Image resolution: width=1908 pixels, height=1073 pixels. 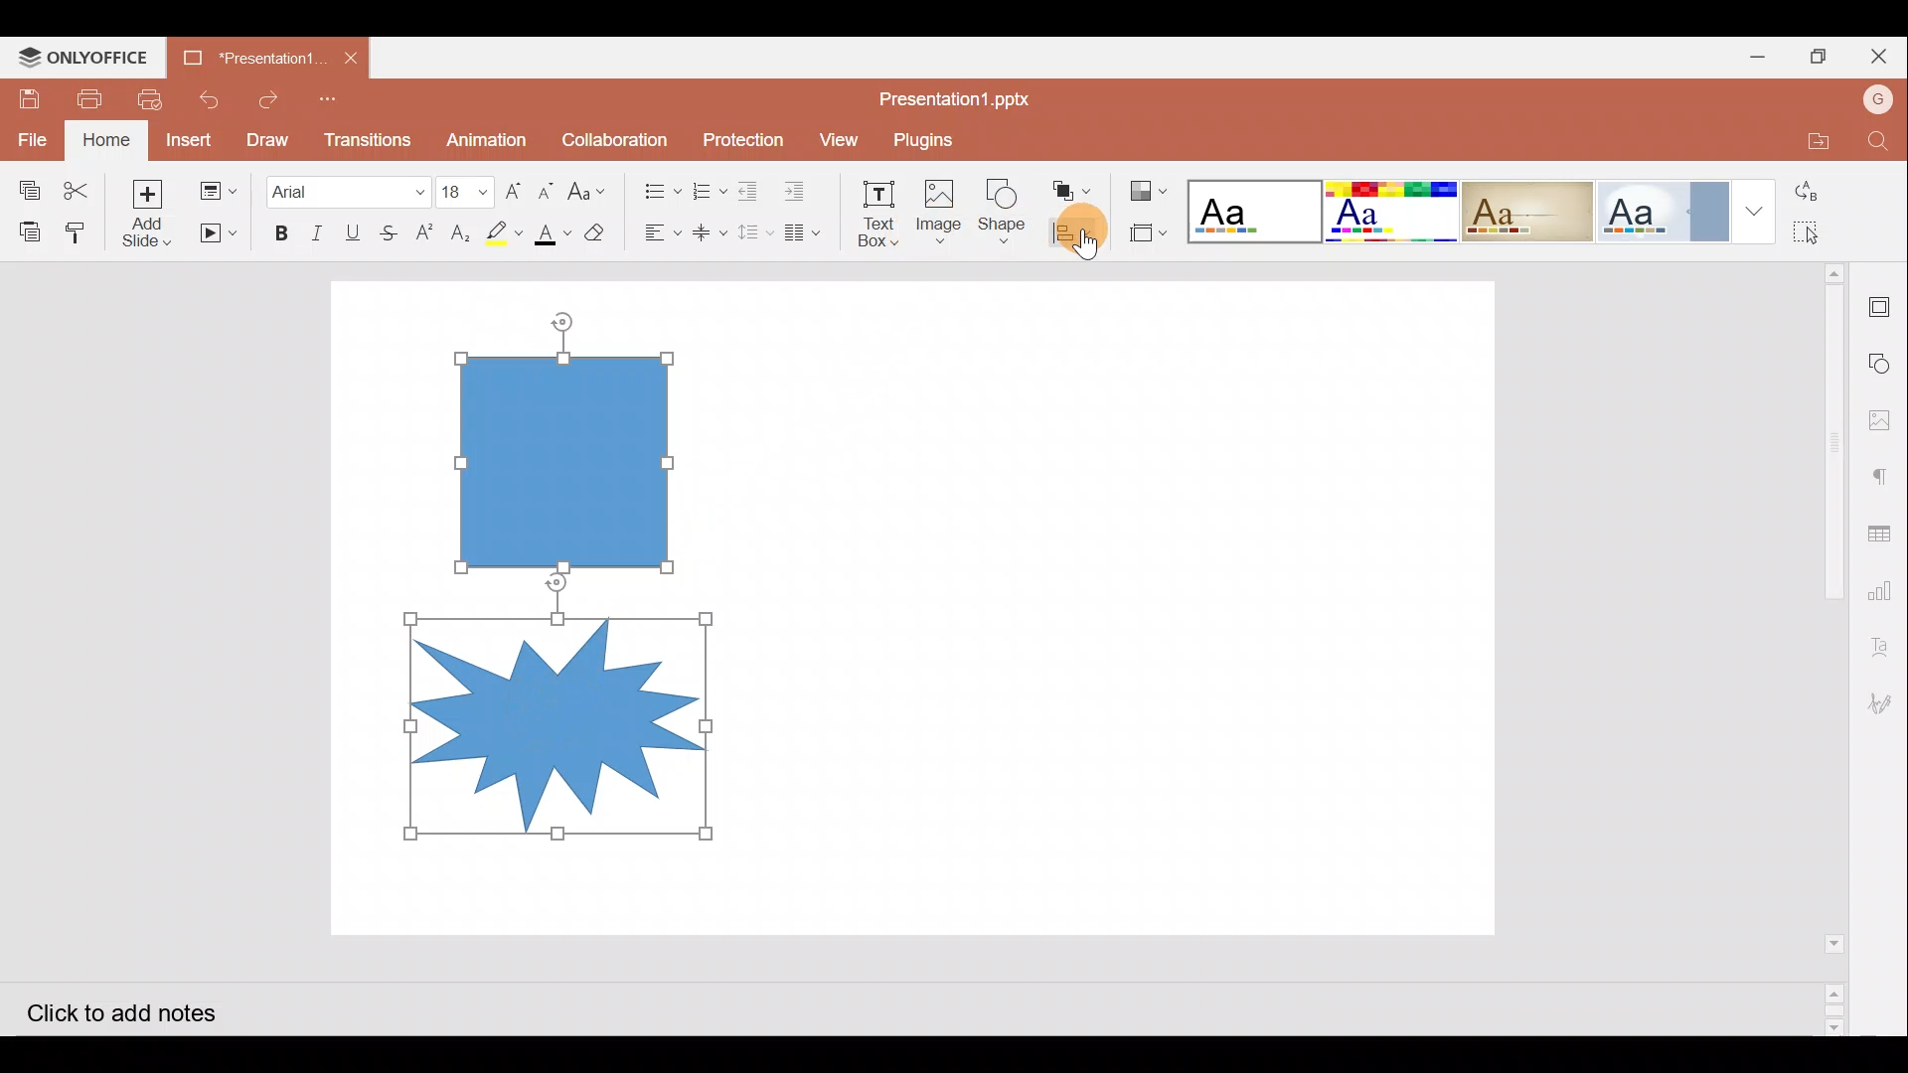 What do you see at coordinates (1821, 648) in the screenshot?
I see `Scroll bar` at bounding box center [1821, 648].